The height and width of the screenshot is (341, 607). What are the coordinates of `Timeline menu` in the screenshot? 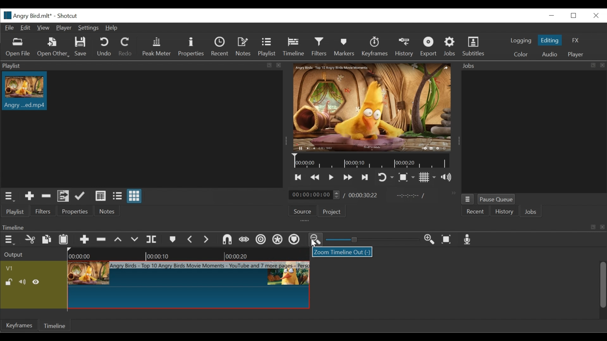 It's located at (8, 239).